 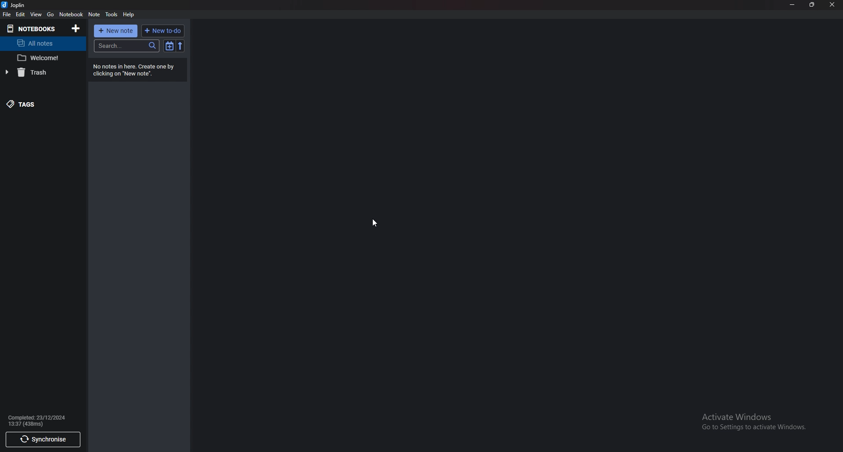 I want to click on All notes, so click(x=39, y=44).